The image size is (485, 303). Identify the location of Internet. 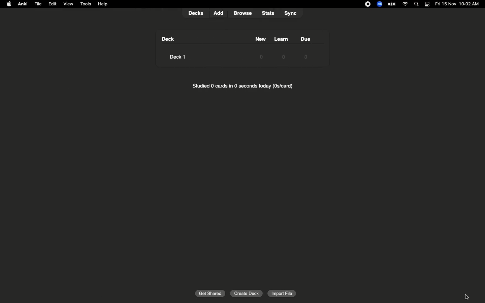
(406, 4).